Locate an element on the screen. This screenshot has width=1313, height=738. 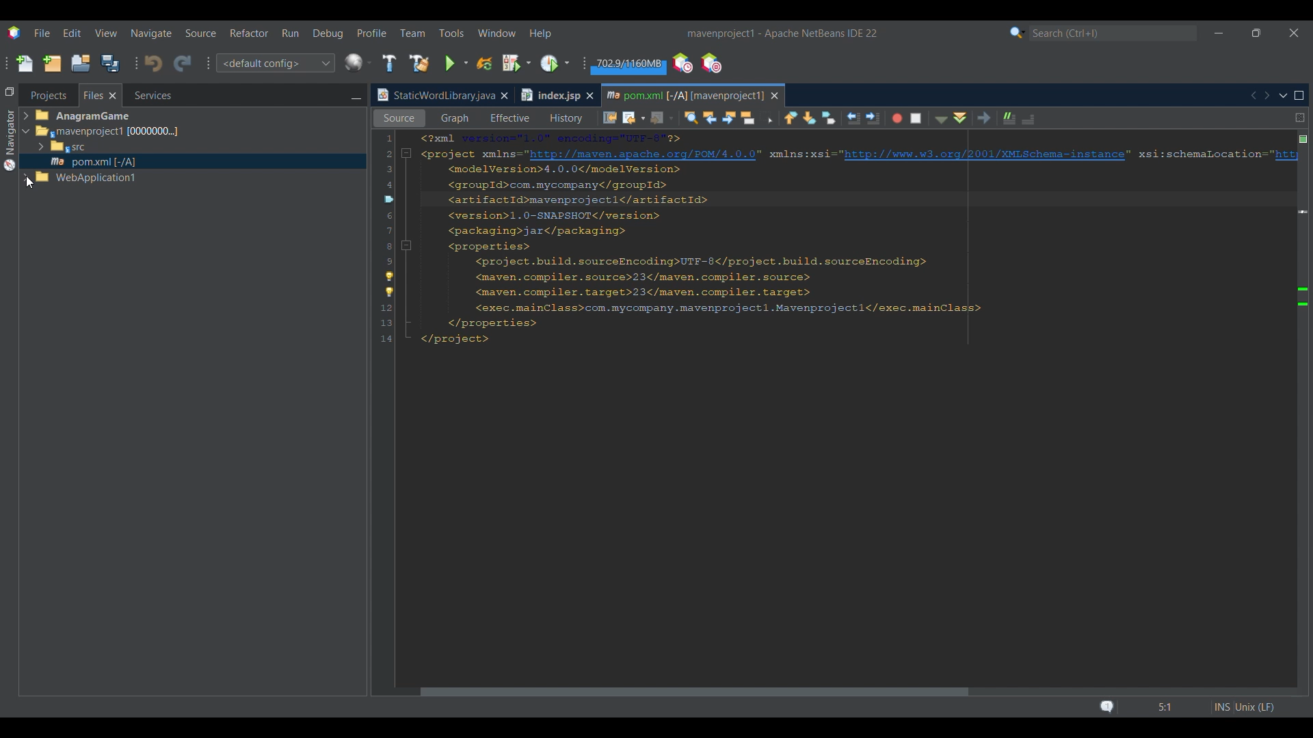
Find previous occurrence is located at coordinates (711, 119).